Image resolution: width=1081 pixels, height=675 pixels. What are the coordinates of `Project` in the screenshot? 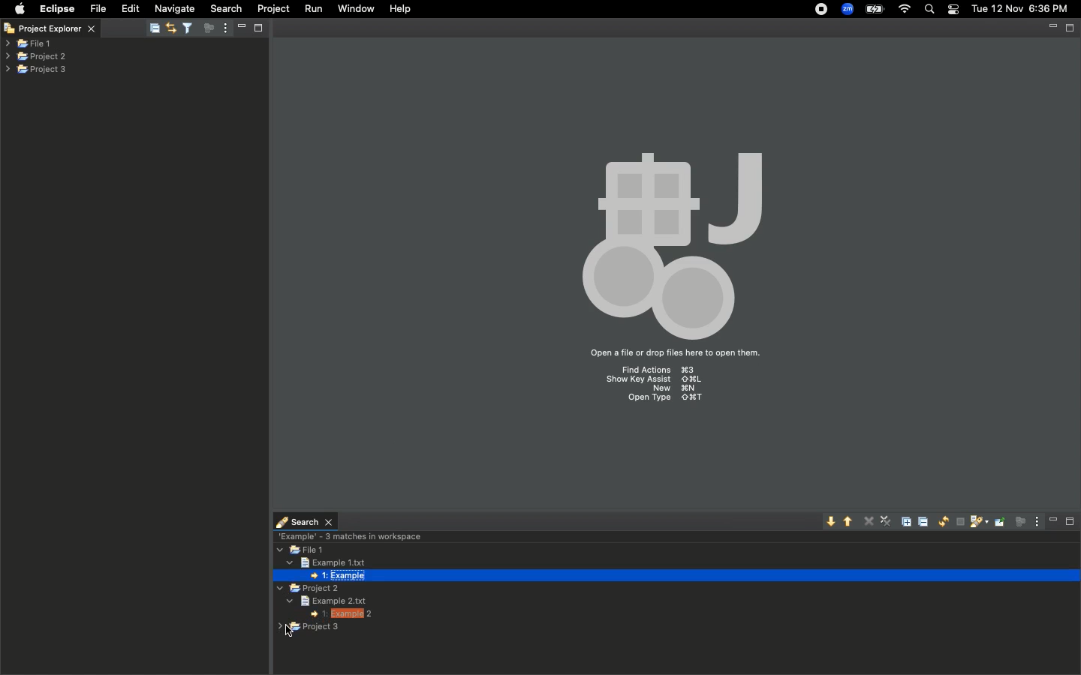 It's located at (273, 9).